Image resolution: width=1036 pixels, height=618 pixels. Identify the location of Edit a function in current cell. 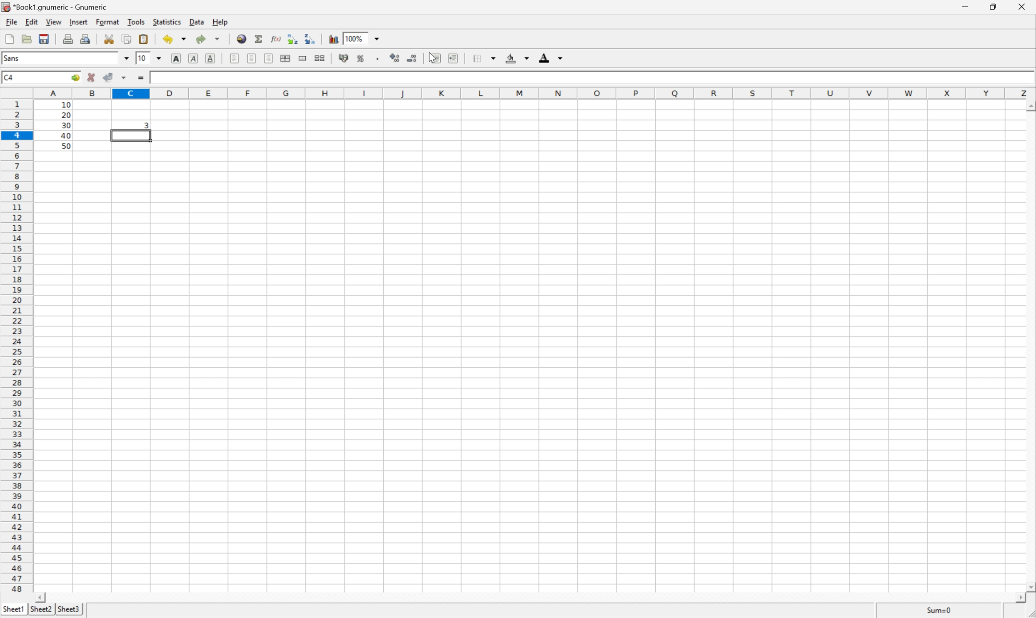
(275, 38).